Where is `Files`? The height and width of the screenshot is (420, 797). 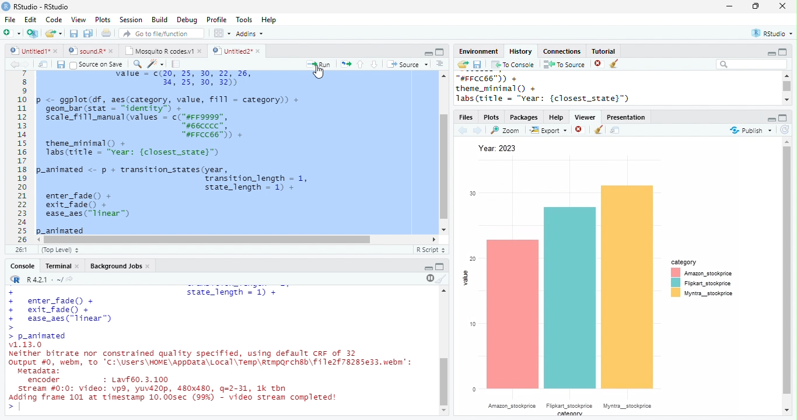
Files is located at coordinates (466, 117).